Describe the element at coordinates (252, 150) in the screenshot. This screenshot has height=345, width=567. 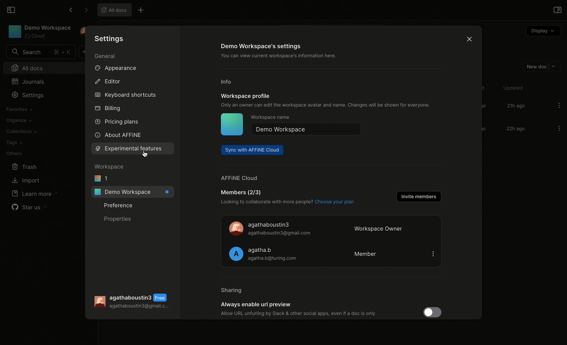
I see `Sync with AFFINE cloud` at that location.